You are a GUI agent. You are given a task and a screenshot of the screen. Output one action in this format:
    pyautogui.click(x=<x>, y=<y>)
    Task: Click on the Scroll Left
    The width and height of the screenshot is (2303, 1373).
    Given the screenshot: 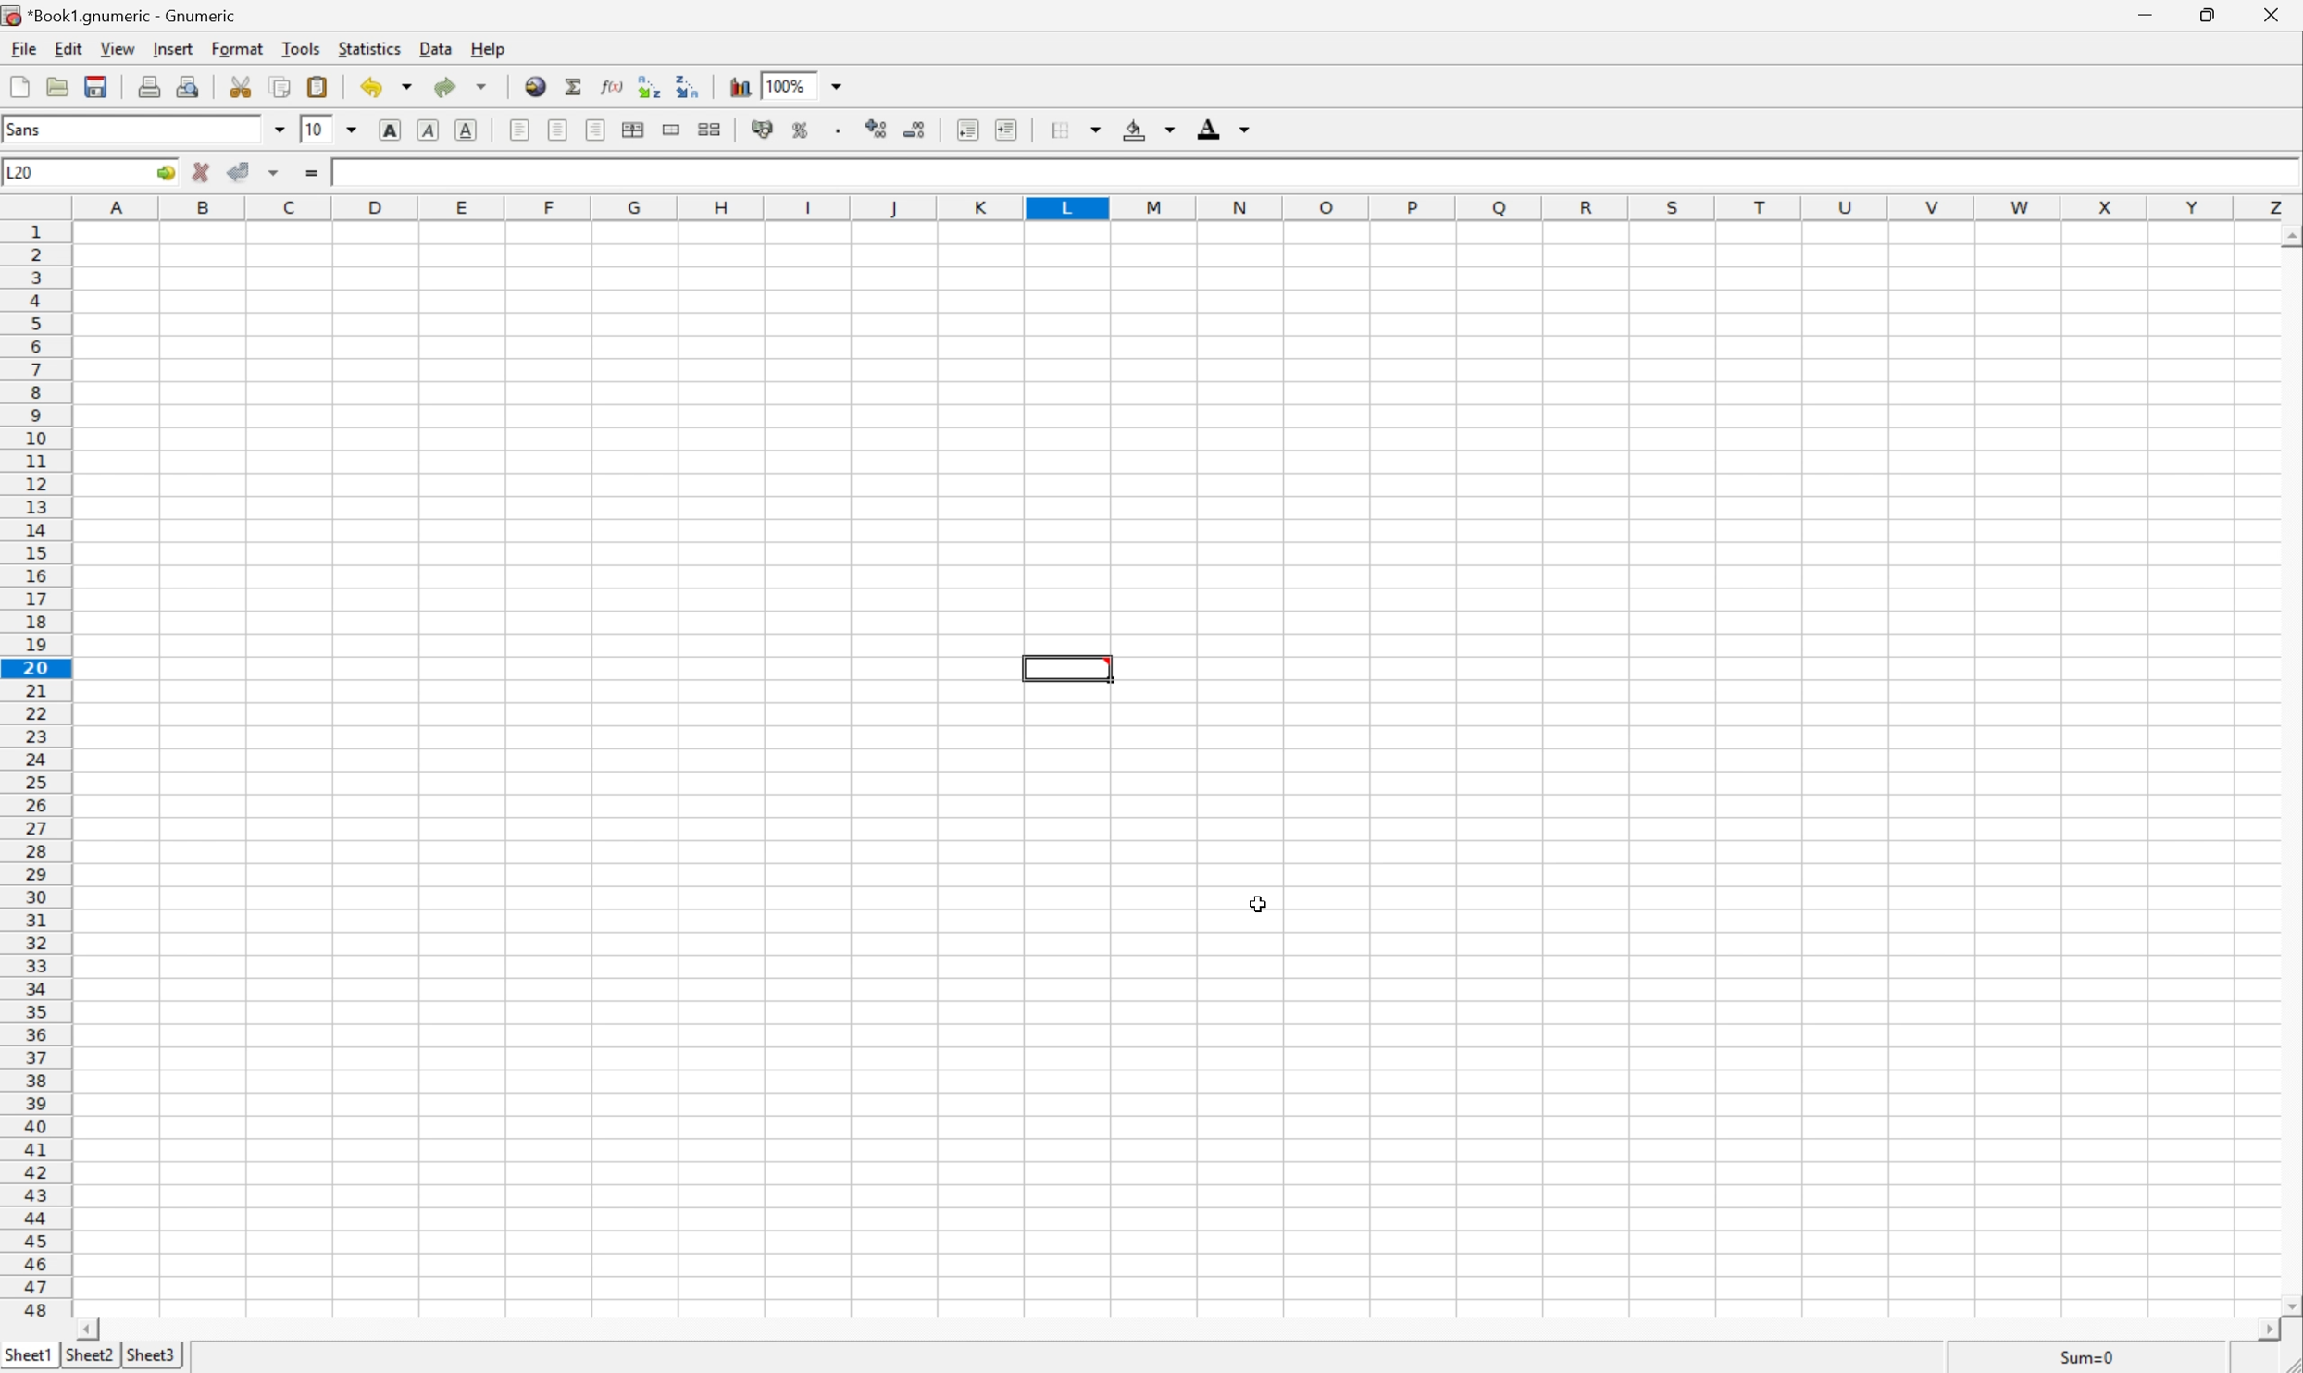 What is the action you would take?
    pyautogui.click(x=91, y=1329)
    